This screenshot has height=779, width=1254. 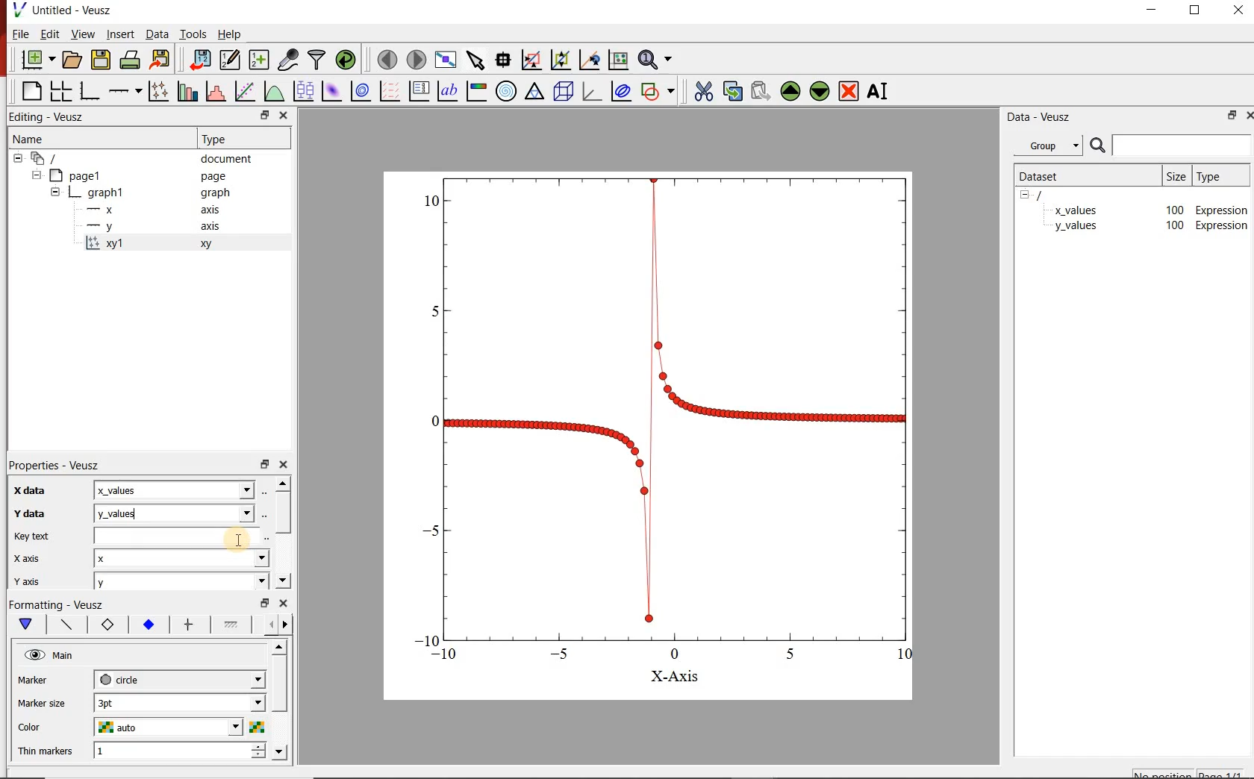 I want to click on copy the selected widget, so click(x=731, y=92).